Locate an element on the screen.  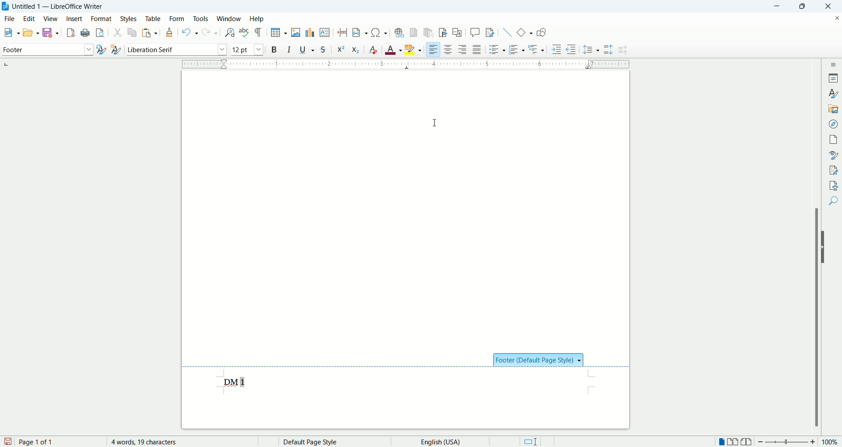
undo is located at coordinates (190, 32).